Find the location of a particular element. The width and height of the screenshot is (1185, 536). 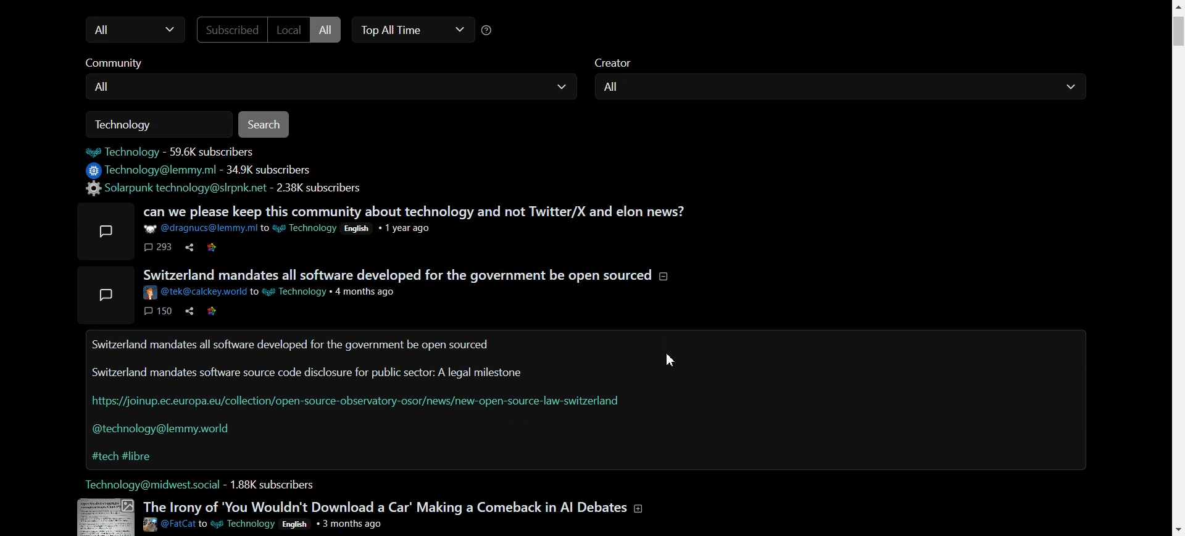

Community is located at coordinates (125, 64).